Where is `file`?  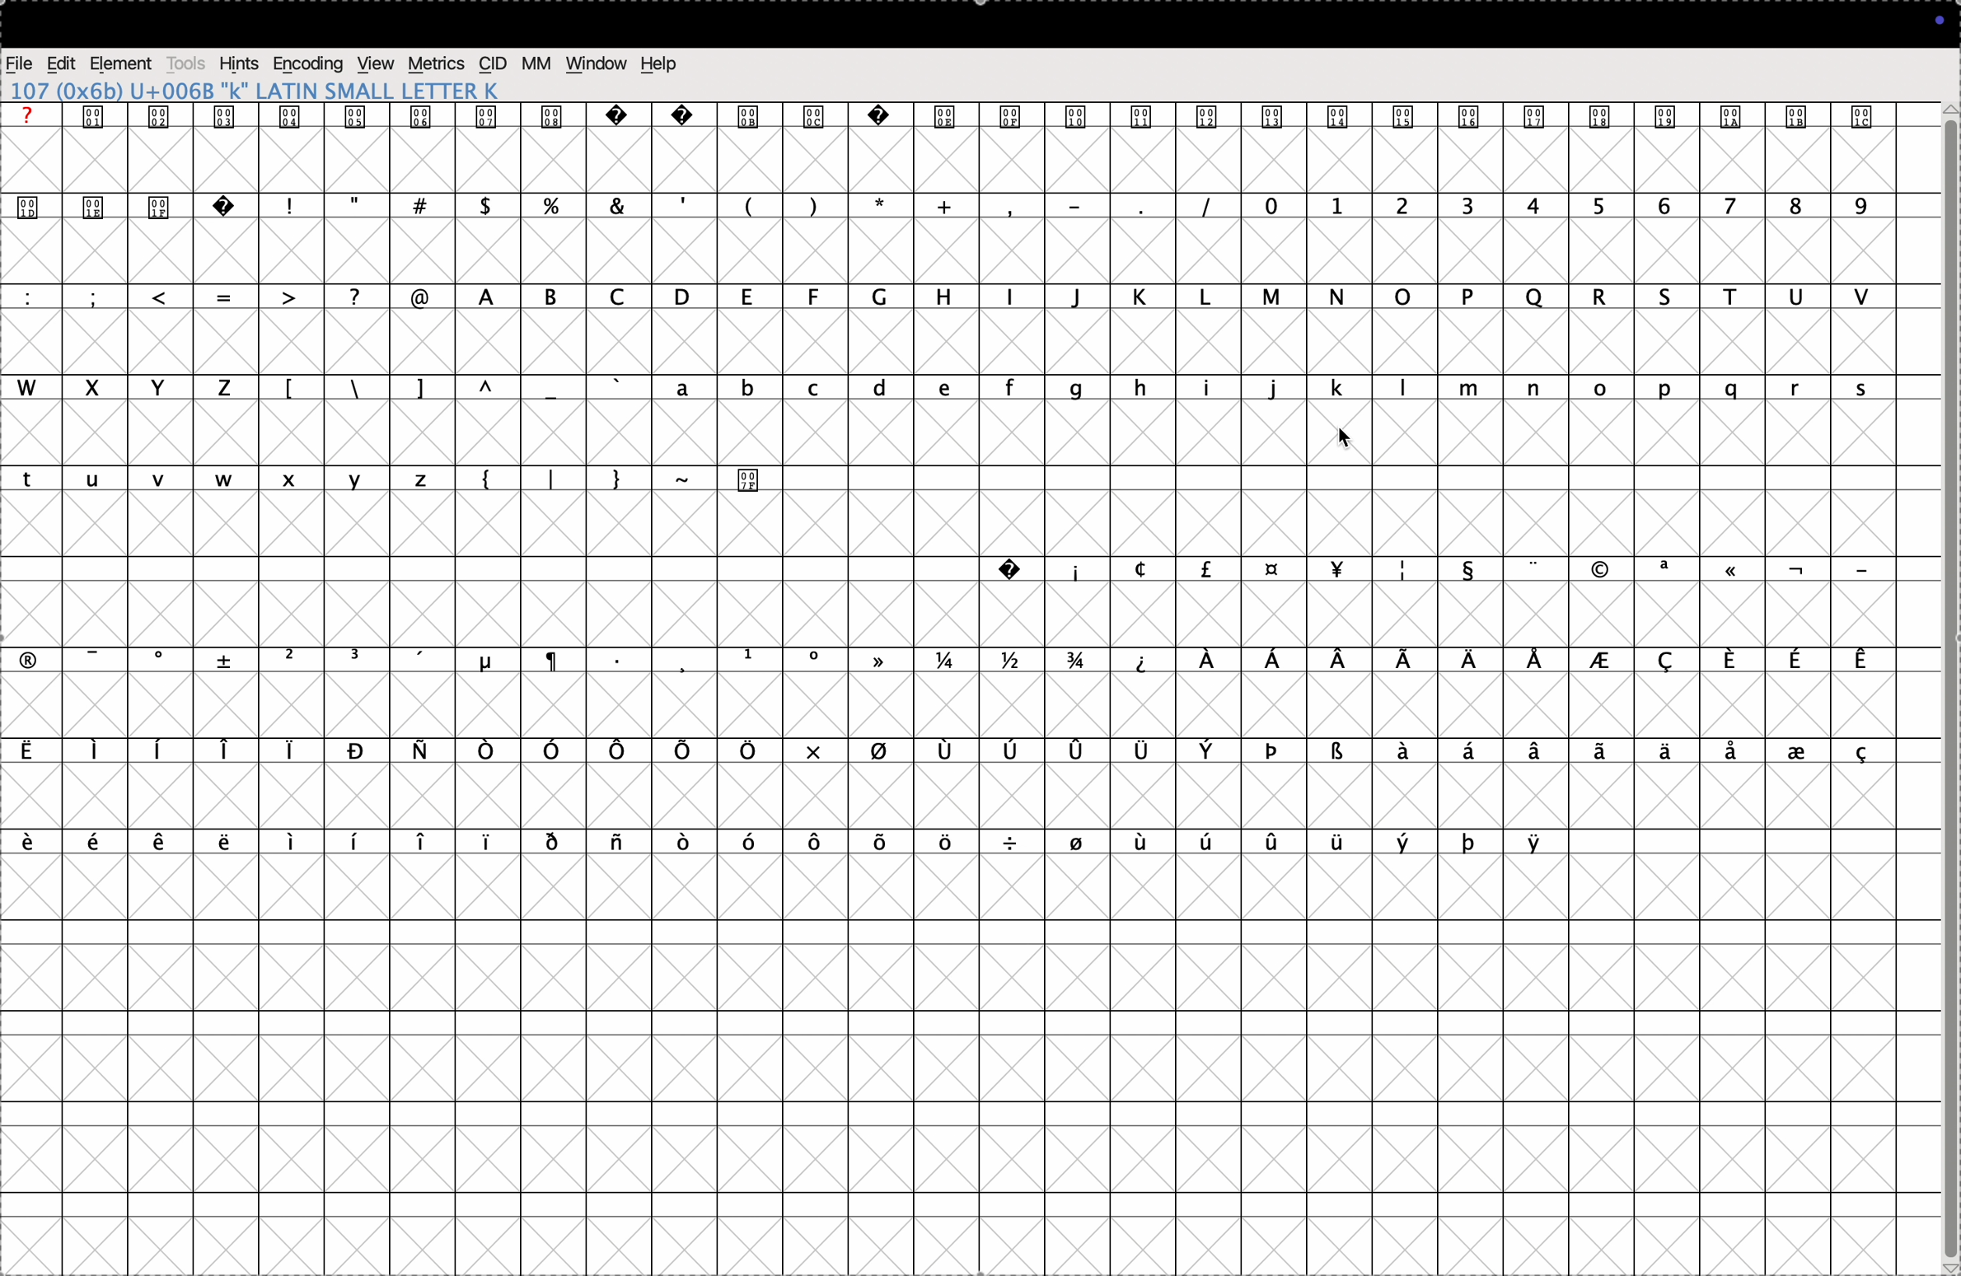 file is located at coordinates (21, 62).